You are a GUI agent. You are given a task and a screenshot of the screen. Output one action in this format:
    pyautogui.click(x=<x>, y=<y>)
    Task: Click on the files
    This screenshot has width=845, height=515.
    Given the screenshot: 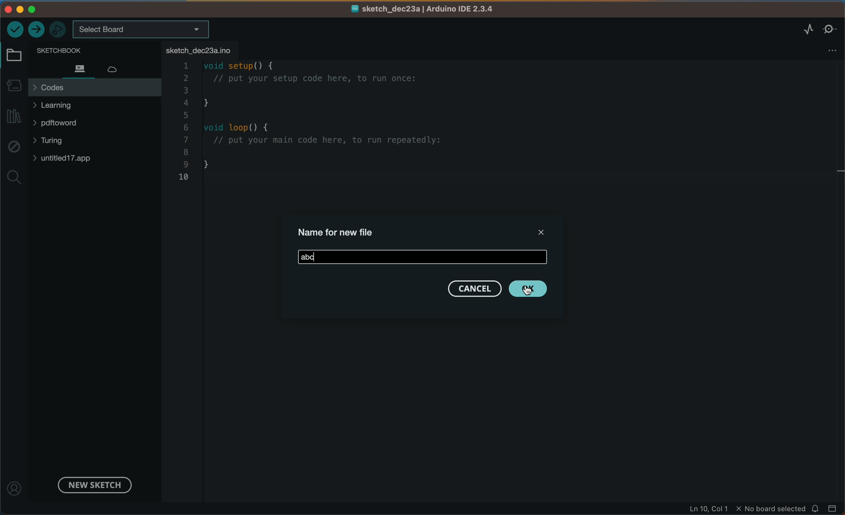 What is the action you would take?
    pyautogui.click(x=79, y=68)
    